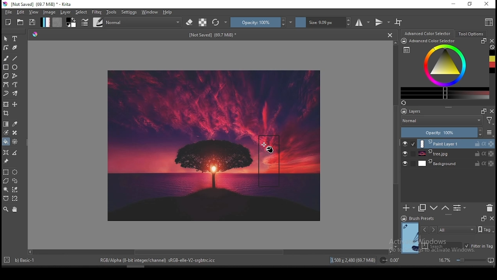 This screenshot has width=497, height=280. What do you see at coordinates (6, 161) in the screenshot?
I see `reference images tool` at bounding box center [6, 161].